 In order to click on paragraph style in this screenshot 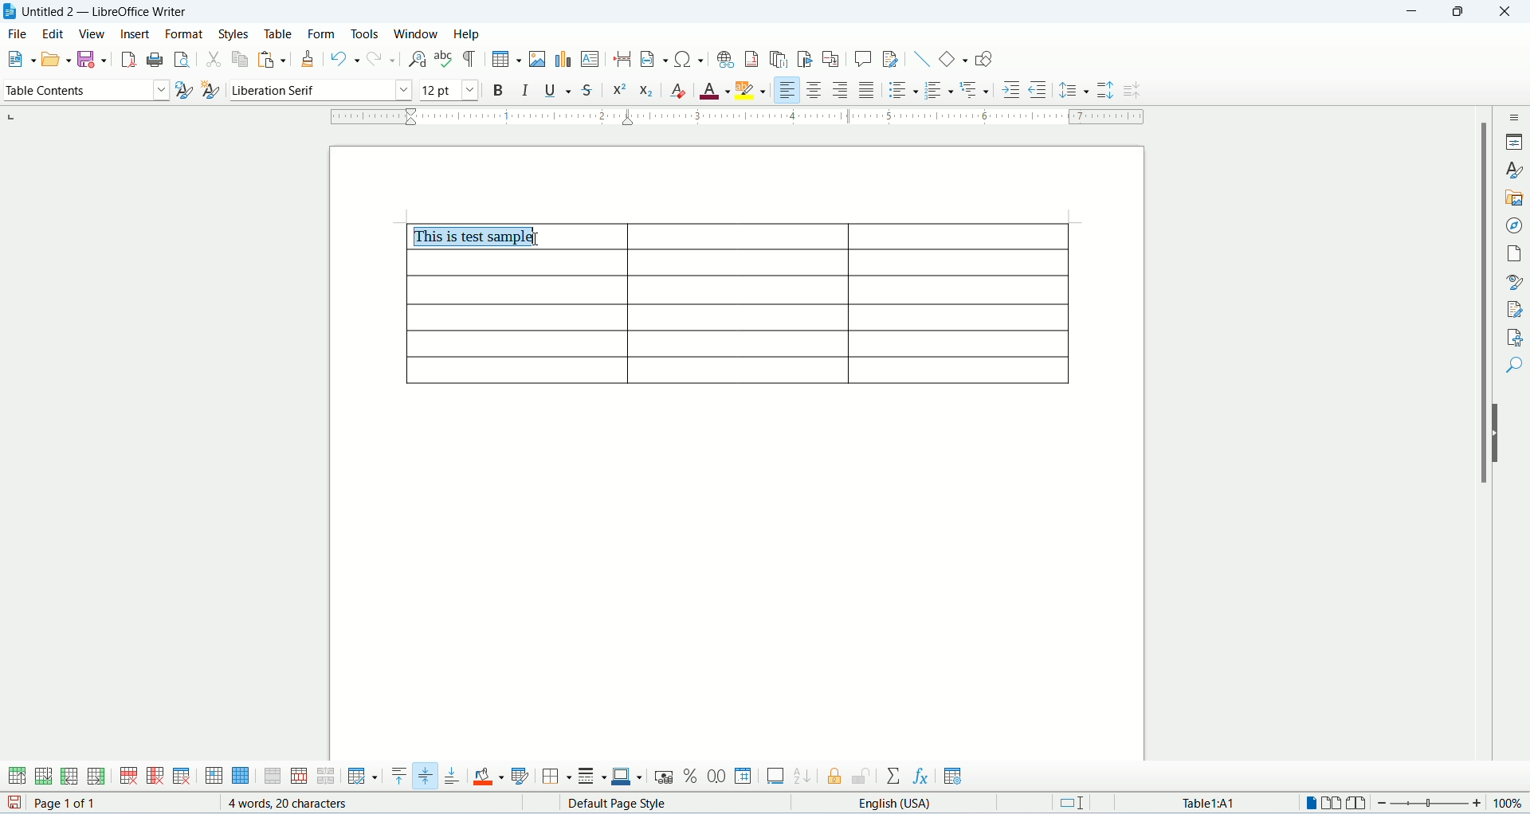, I will do `click(84, 91)`.